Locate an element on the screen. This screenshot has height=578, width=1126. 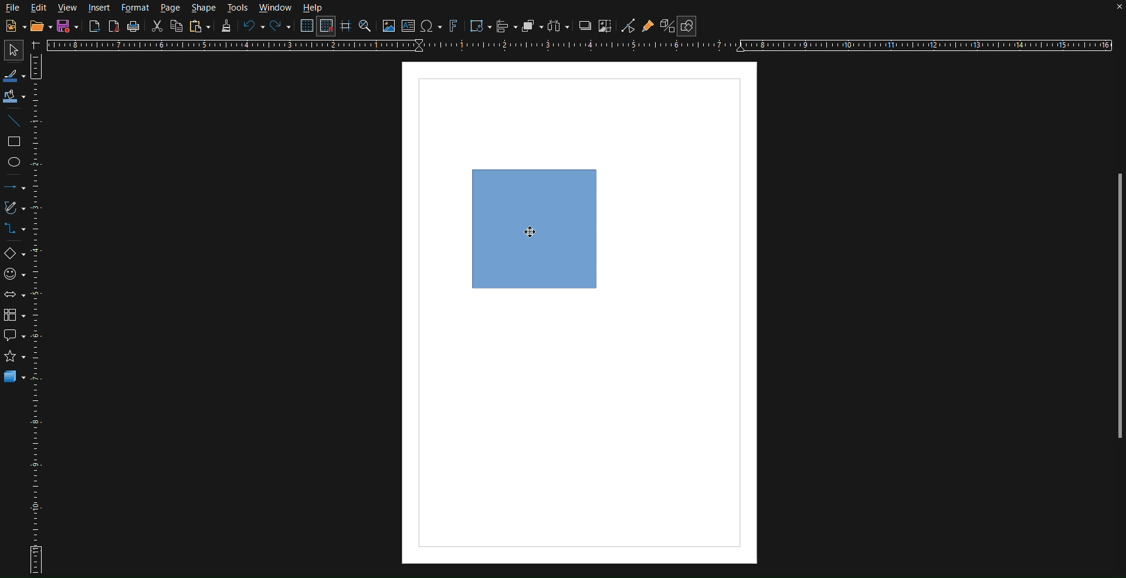
Fill Color is located at coordinates (14, 96).